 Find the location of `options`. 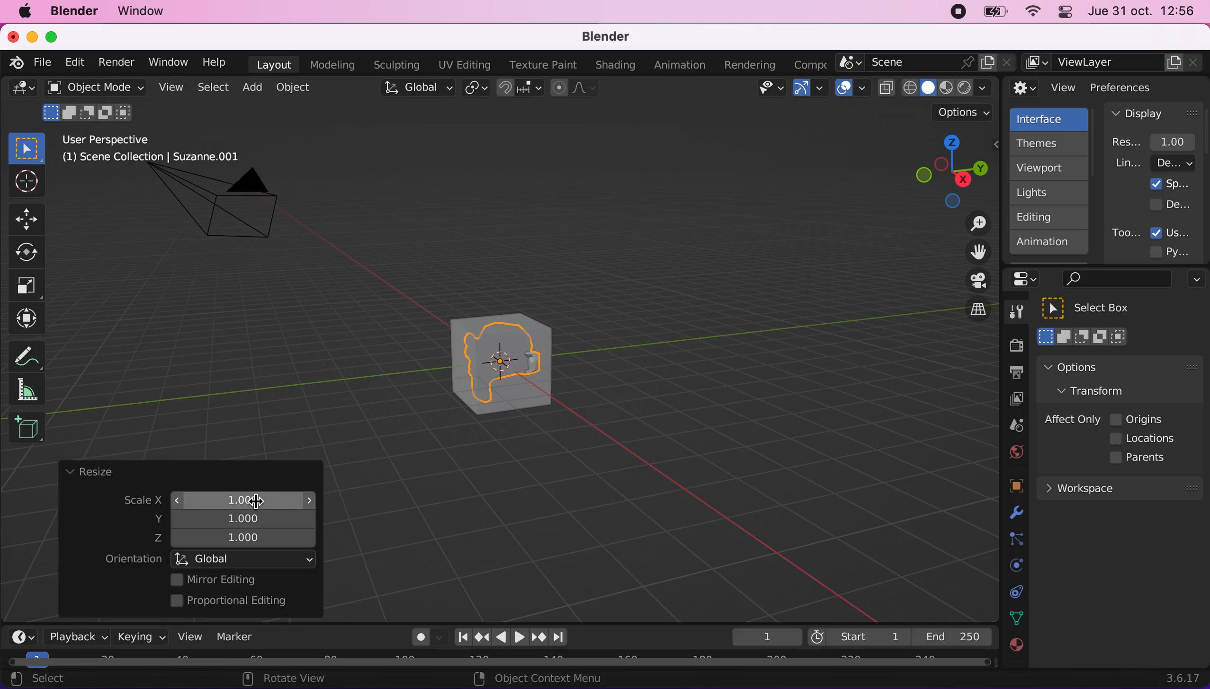

options is located at coordinates (1097, 367).